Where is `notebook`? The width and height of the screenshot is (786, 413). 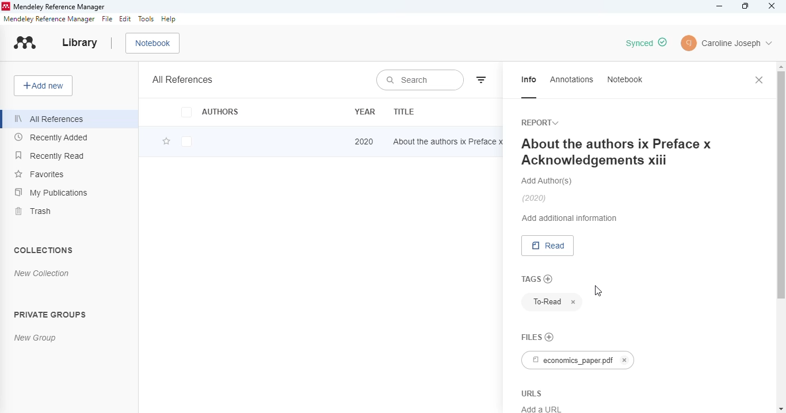
notebook is located at coordinates (624, 79).